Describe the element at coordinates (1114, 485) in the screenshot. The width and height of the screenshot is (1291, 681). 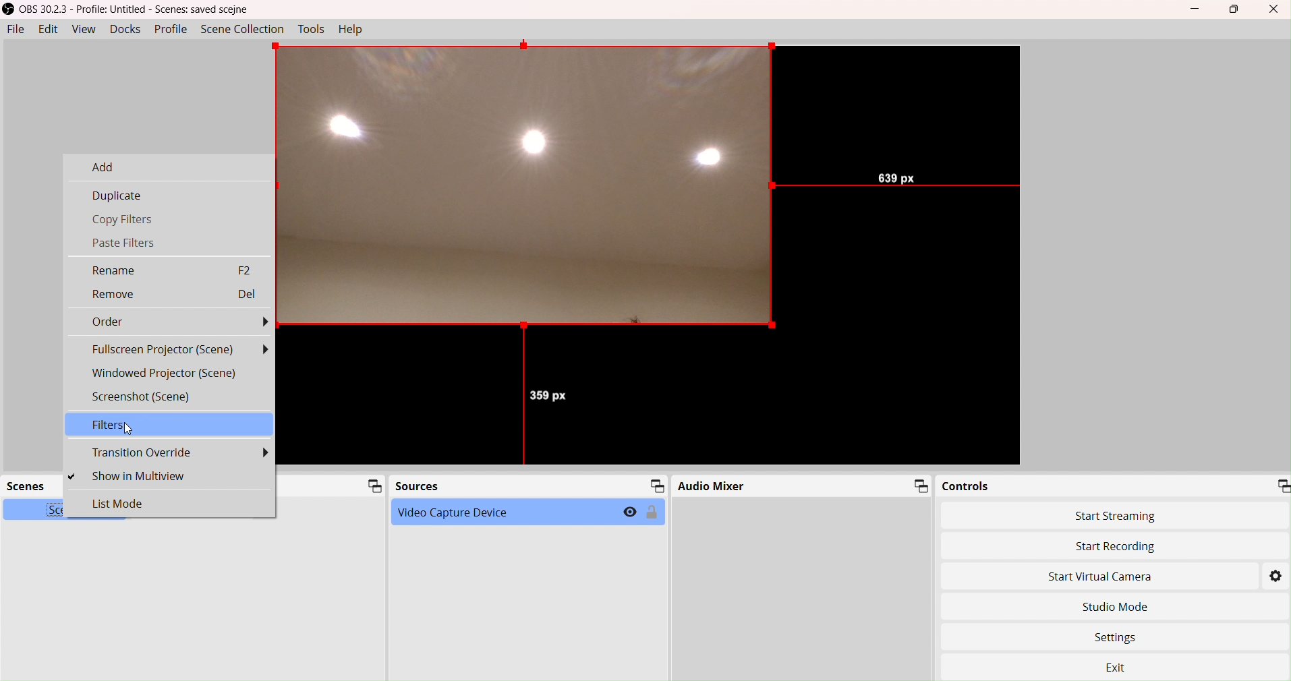
I see `Controls` at that location.